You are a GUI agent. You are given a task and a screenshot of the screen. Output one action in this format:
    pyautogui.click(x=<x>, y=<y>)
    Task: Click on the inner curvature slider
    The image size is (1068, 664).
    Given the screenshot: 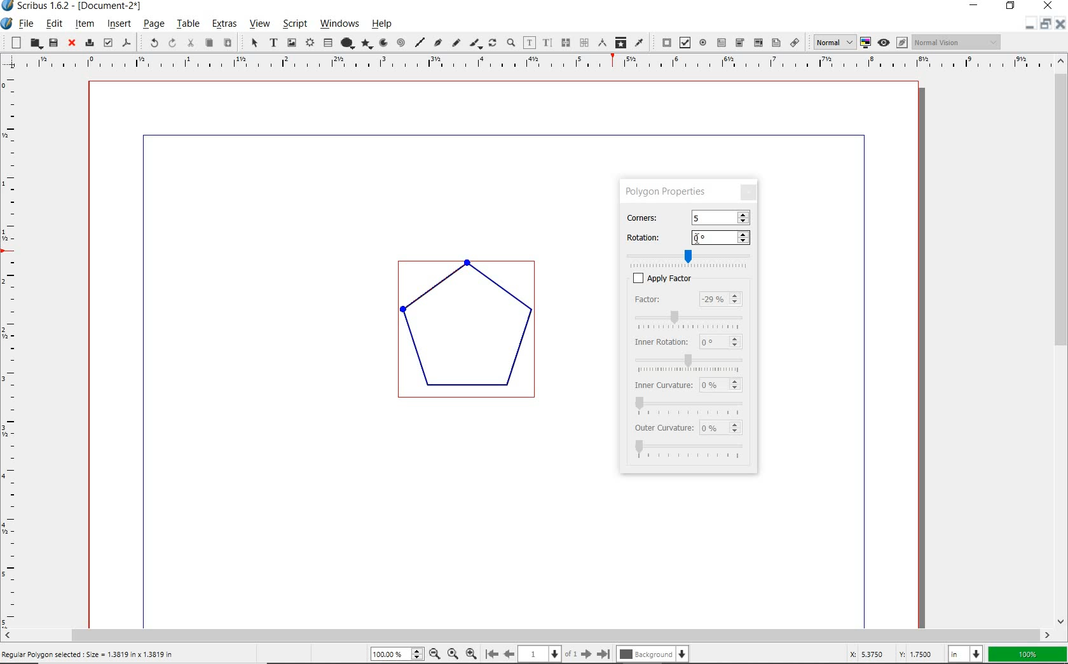 What is the action you would take?
    pyautogui.click(x=689, y=405)
    